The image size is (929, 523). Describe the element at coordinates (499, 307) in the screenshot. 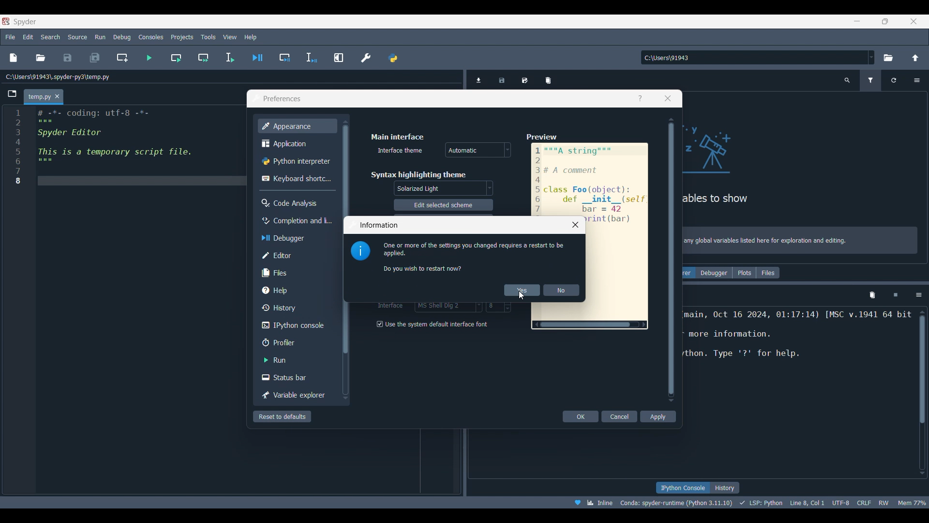

I see `font size` at that location.